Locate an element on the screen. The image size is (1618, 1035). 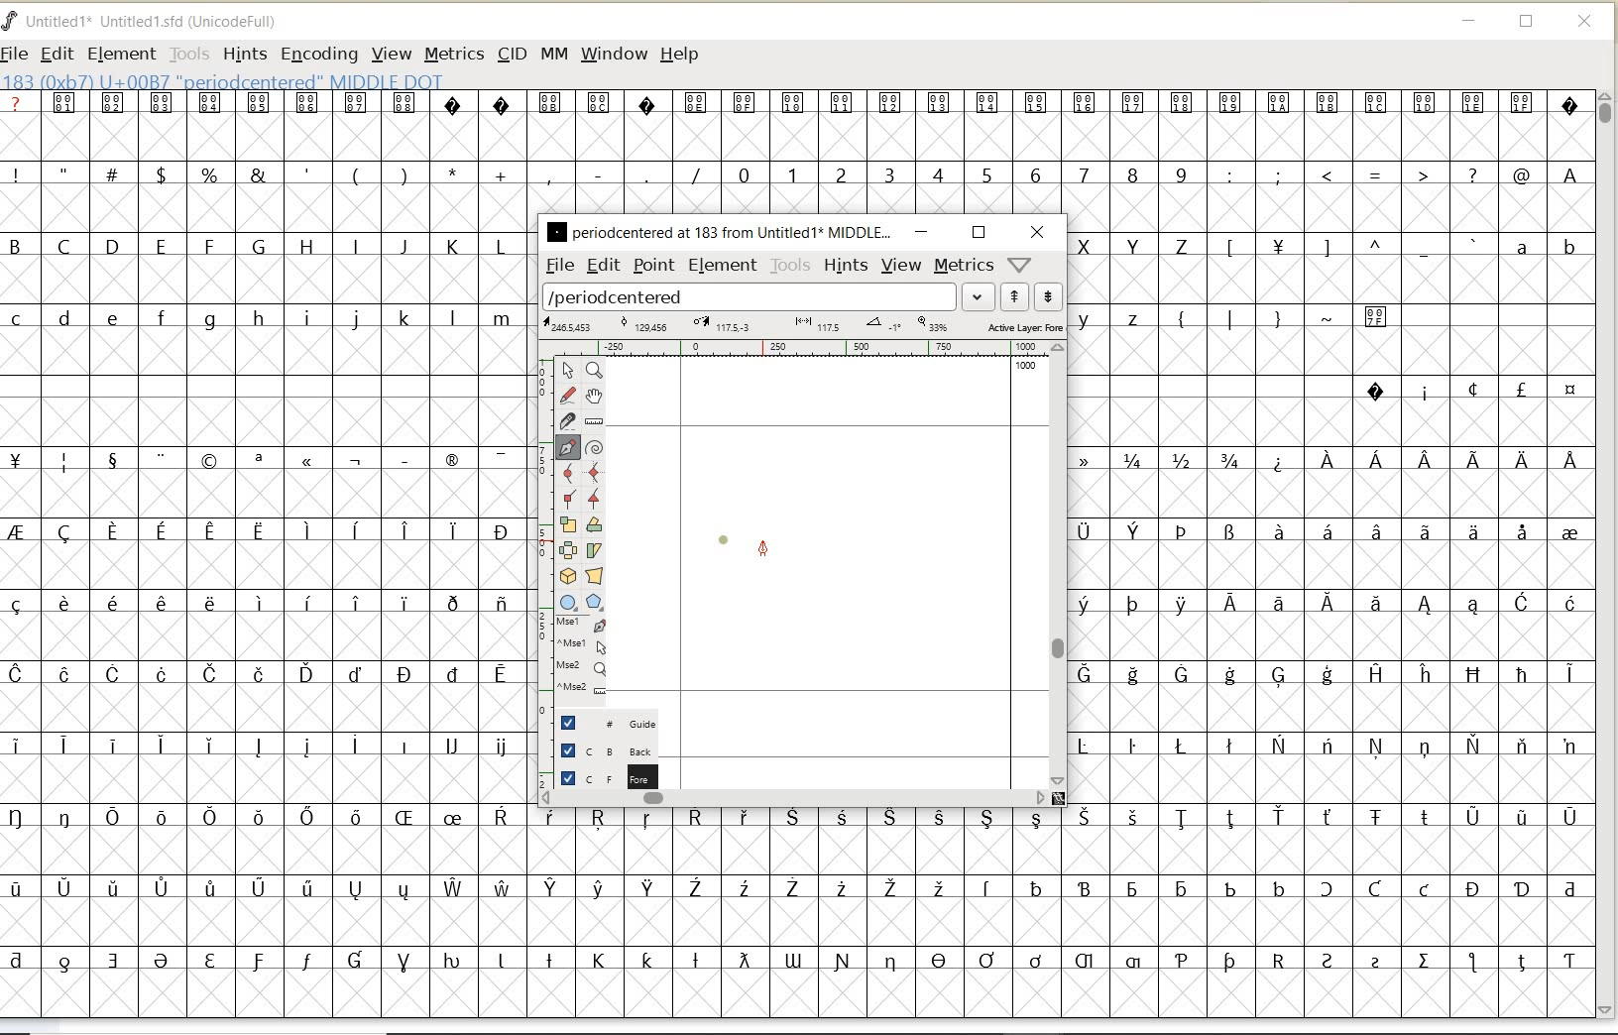
numbers is located at coordinates (958, 173).